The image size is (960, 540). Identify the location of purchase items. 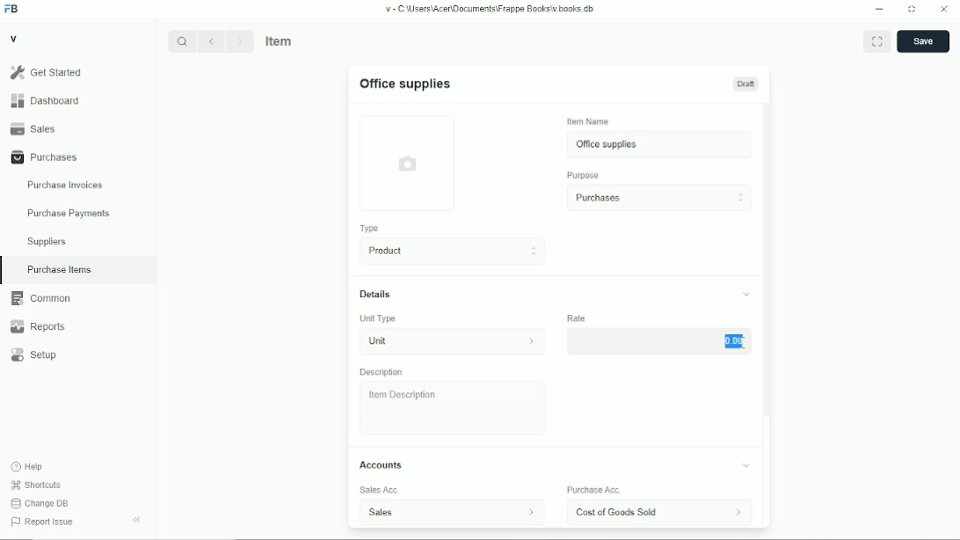
(59, 270).